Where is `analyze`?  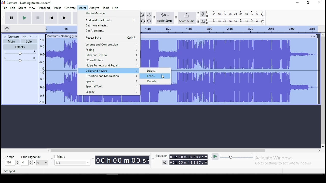
analyze is located at coordinates (94, 8).